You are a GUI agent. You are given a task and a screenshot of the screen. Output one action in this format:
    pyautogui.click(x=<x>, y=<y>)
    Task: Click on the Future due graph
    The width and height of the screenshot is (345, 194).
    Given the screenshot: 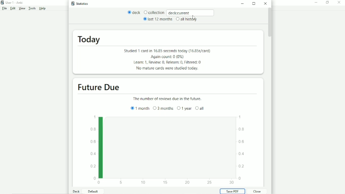 What is the action you would take?
    pyautogui.click(x=167, y=150)
    